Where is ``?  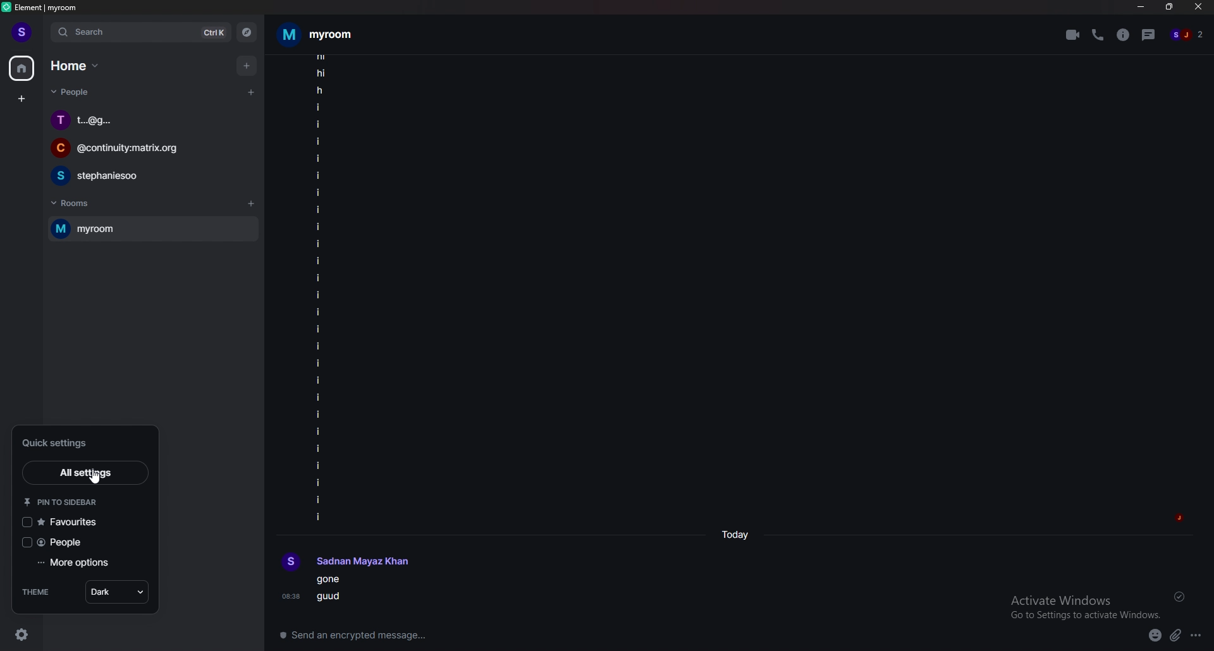  is located at coordinates (317, 591).